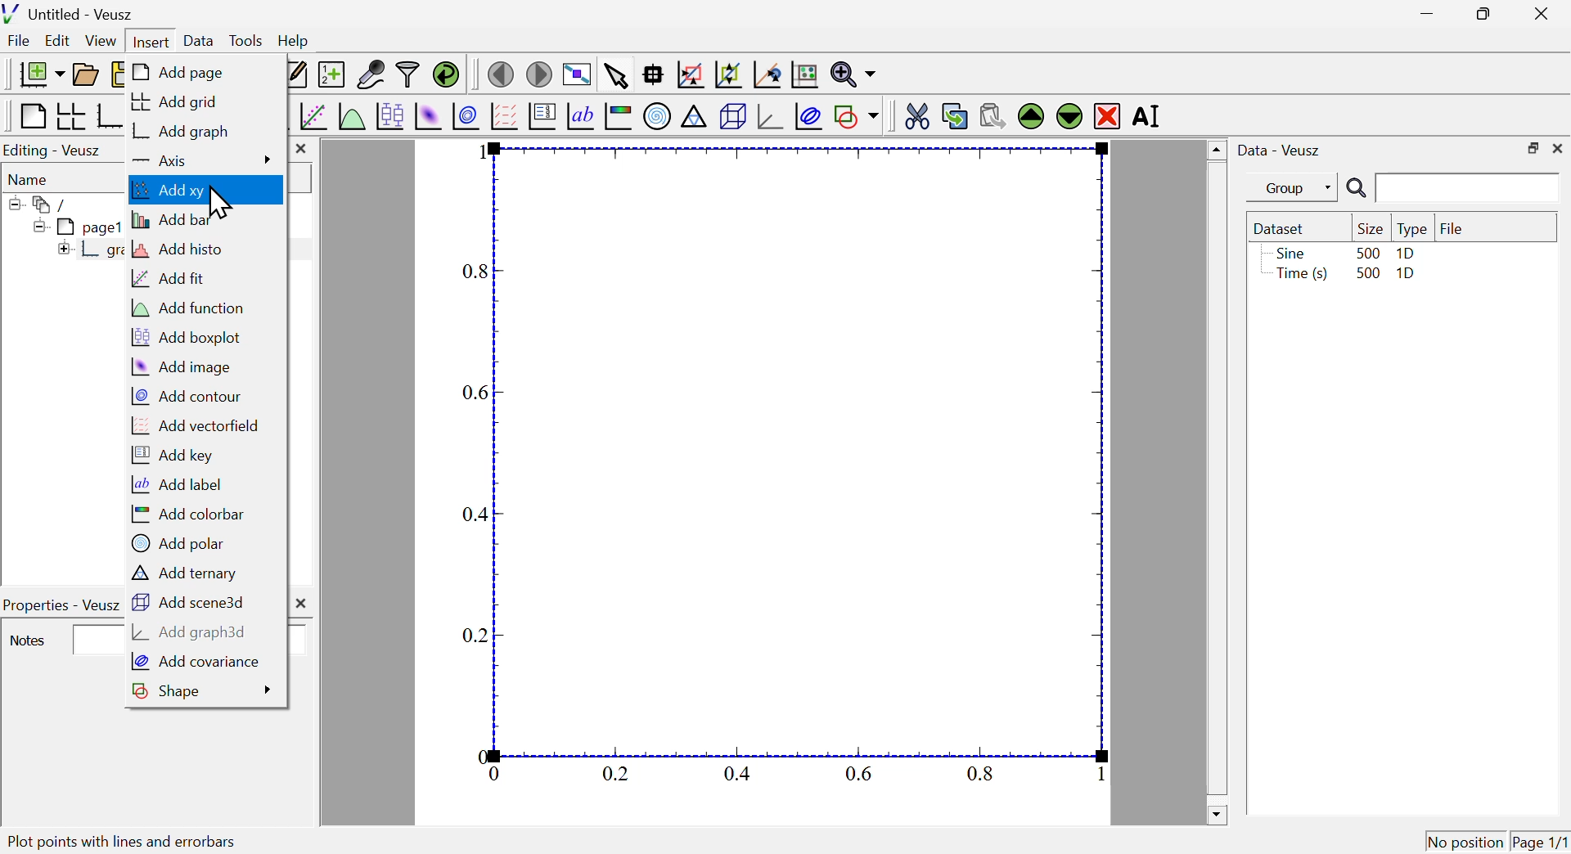 The image size is (1571, 854). What do you see at coordinates (29, 641) in the screenshot?
I see `notes` at bounding box center [29, 641].